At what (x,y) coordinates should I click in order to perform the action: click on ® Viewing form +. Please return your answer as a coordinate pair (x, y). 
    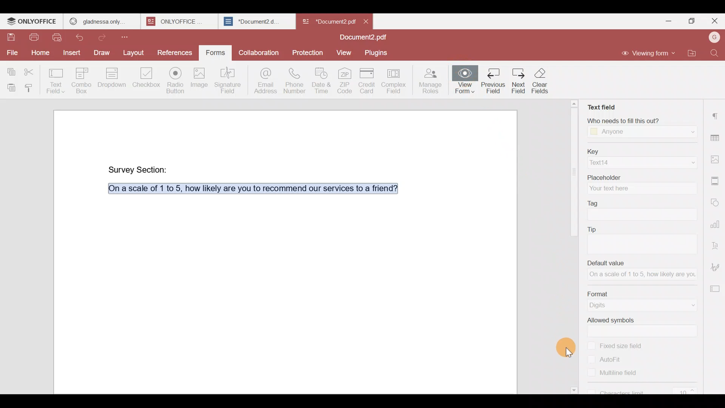
    Looking at the image, I should click on (644, 54).